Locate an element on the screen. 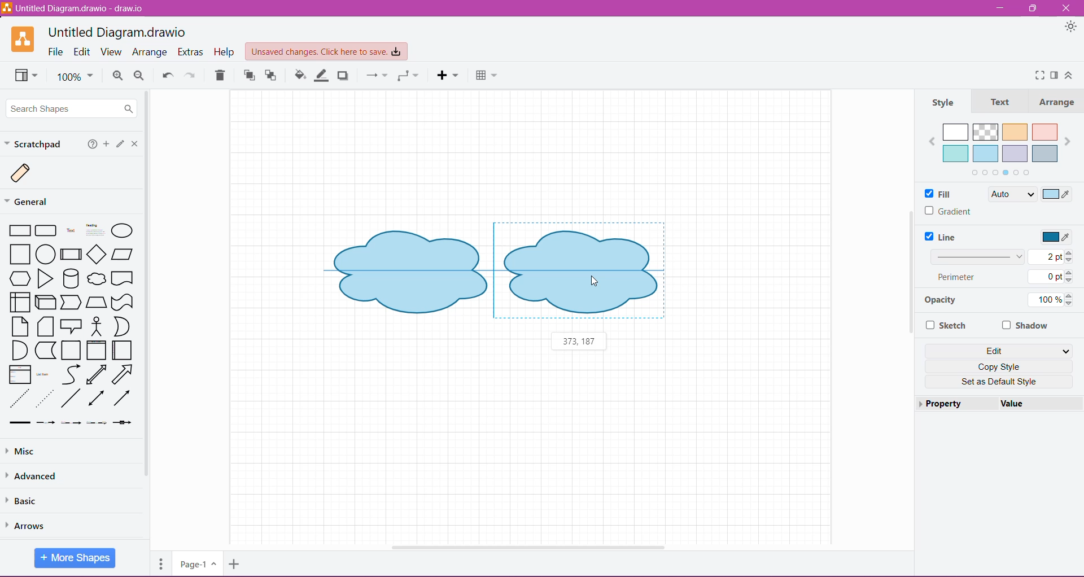 This screenshot has height=577, width=1084. Close is located at coordinates (1067, 7).